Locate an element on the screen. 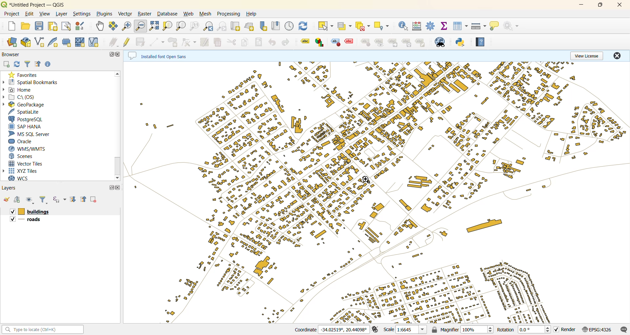  new spatial bookmark is located at coordinates (263, 27).